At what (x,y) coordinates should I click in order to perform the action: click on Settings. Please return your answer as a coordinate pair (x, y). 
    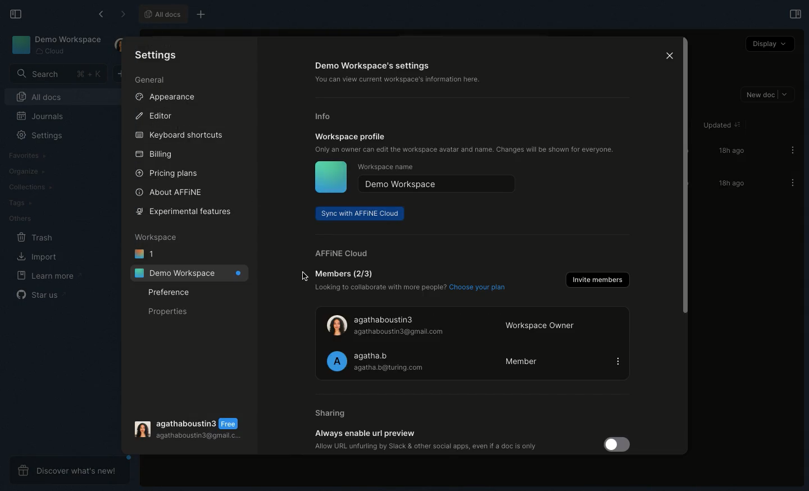
    Looking at the image, I should click on (37, 135).